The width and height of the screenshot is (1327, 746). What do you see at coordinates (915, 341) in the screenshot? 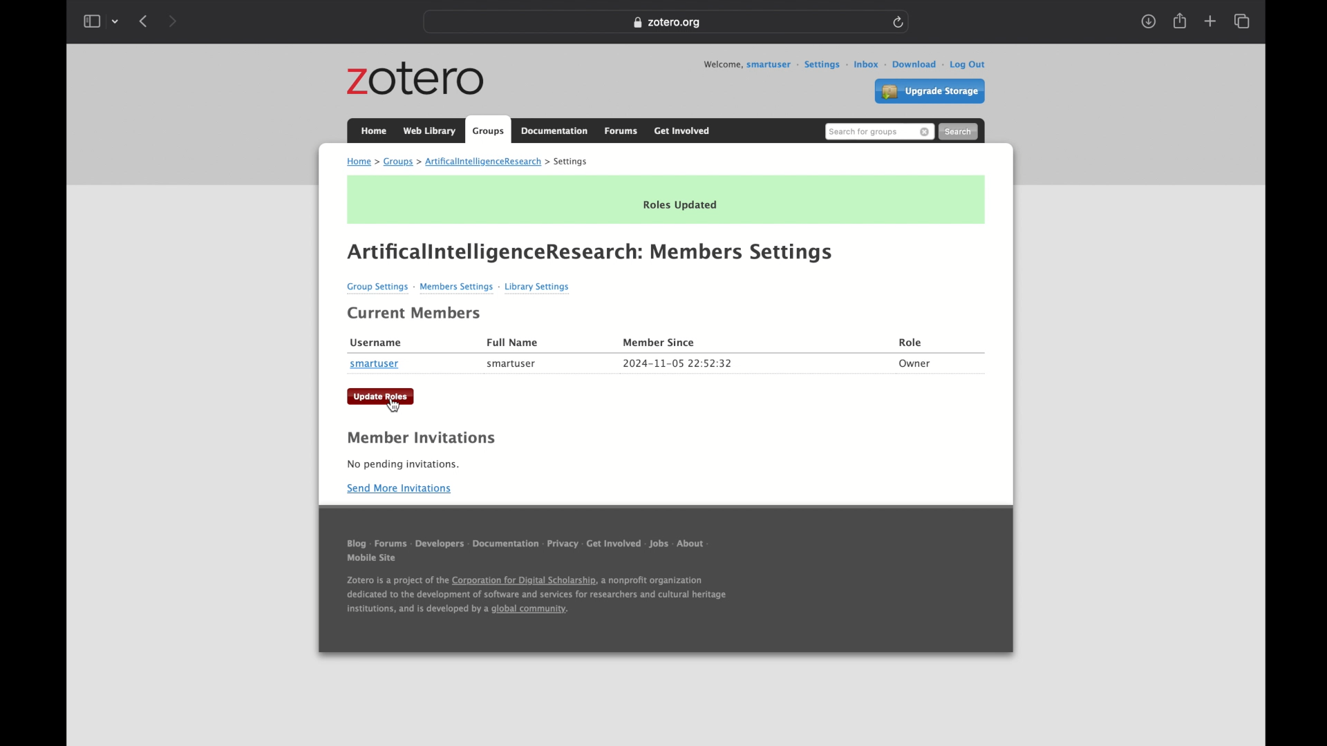
I see `Role` at bounding box center [915, 341].